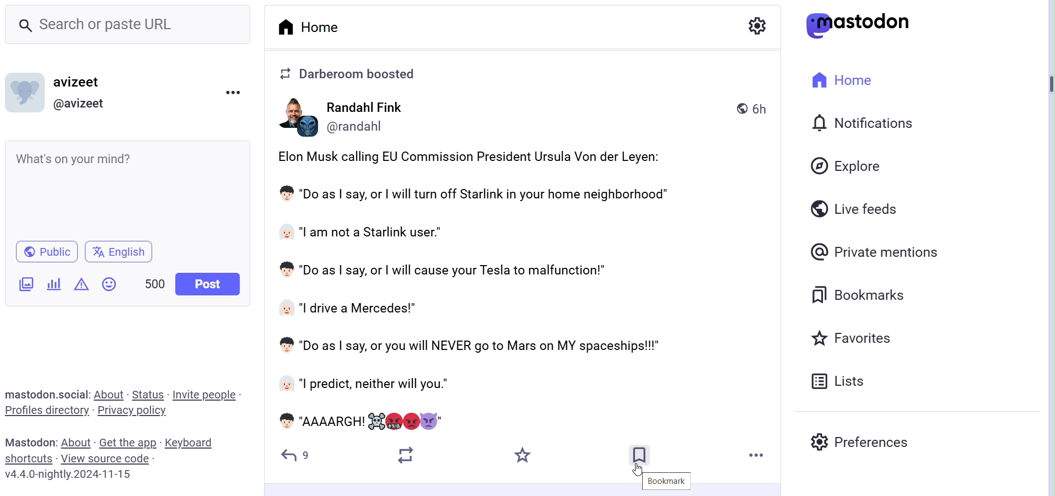 The image size is (1055, 496). I want to click on Randahl Fink, so click(378, 107).